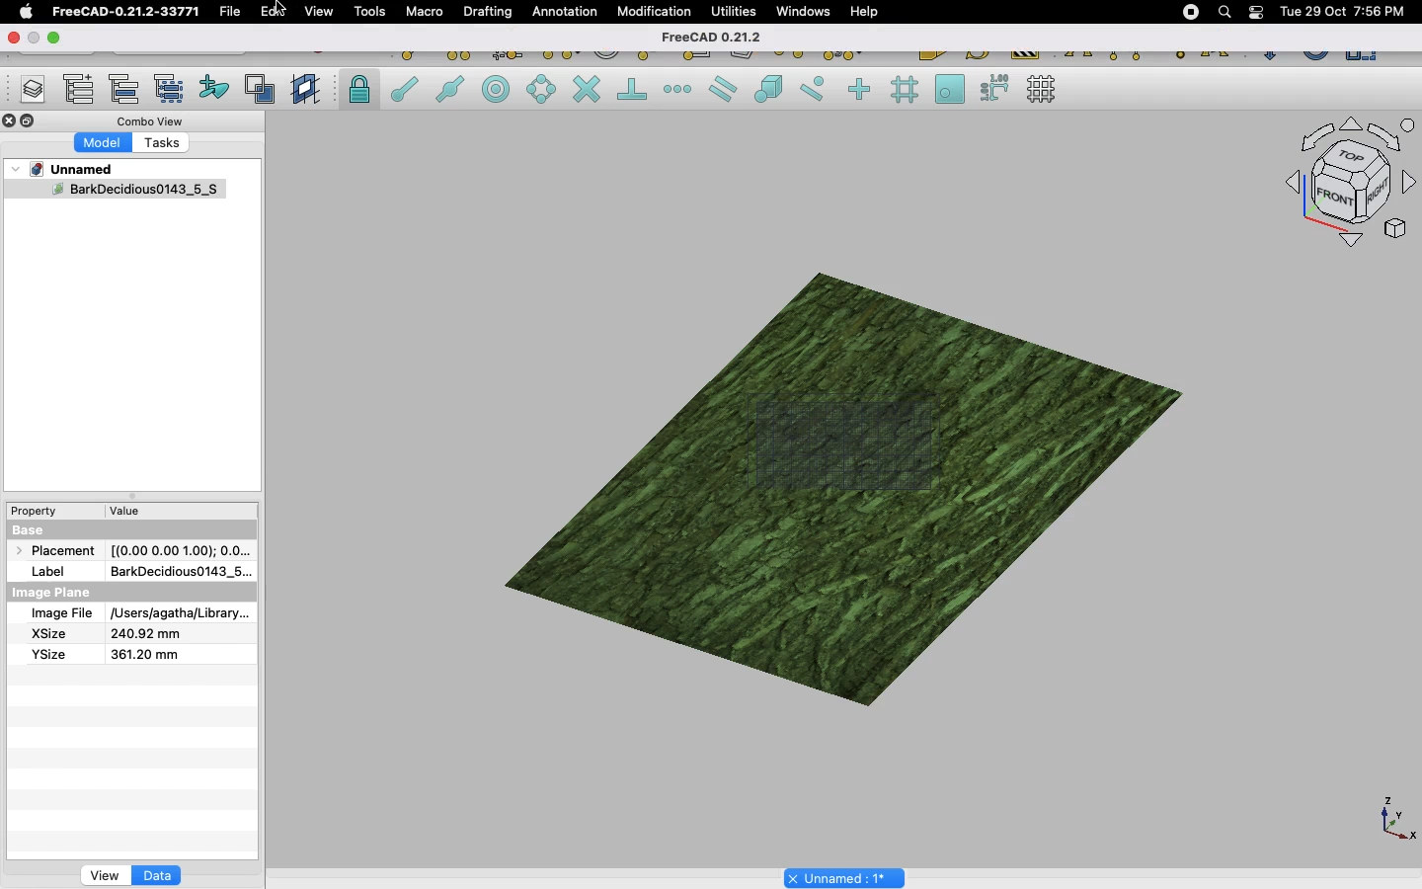 The width and height of the screenshot is (1422, 889). What do you see at coordinates (53, 570) in the screenshot?
I see `label` at bounding box center [53, 570].